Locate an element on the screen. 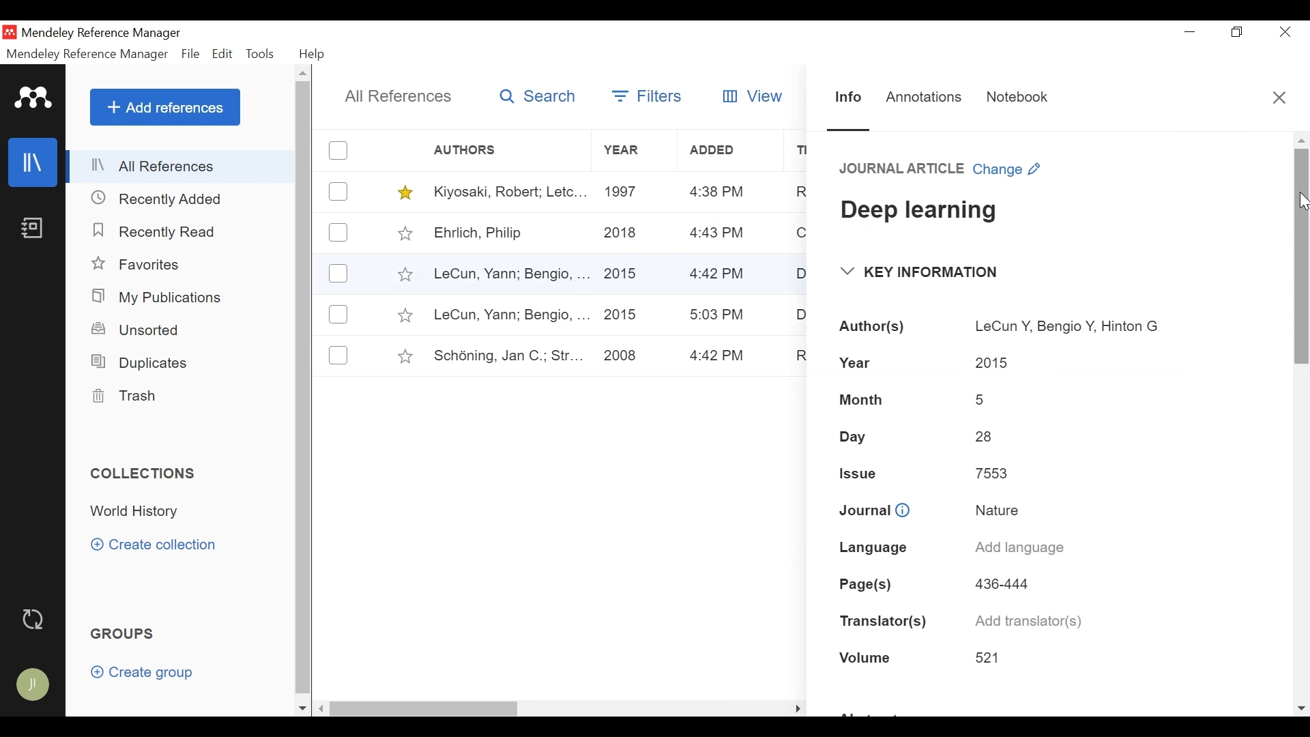 The image size is (1310, 737). Journal is located at coordinates (875, 509).